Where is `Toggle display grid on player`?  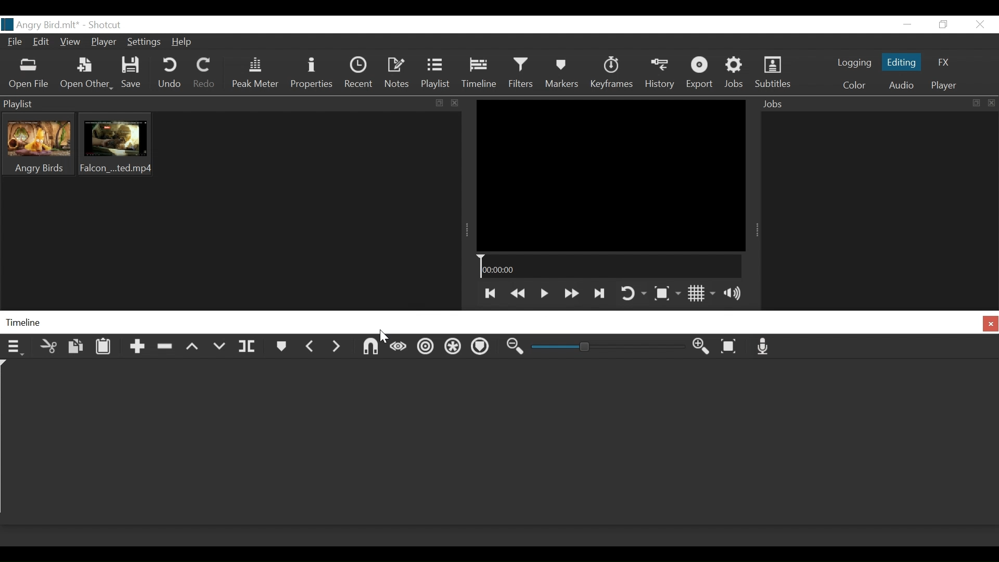 Toggle display grid on player is located at coordinates (703, 293).